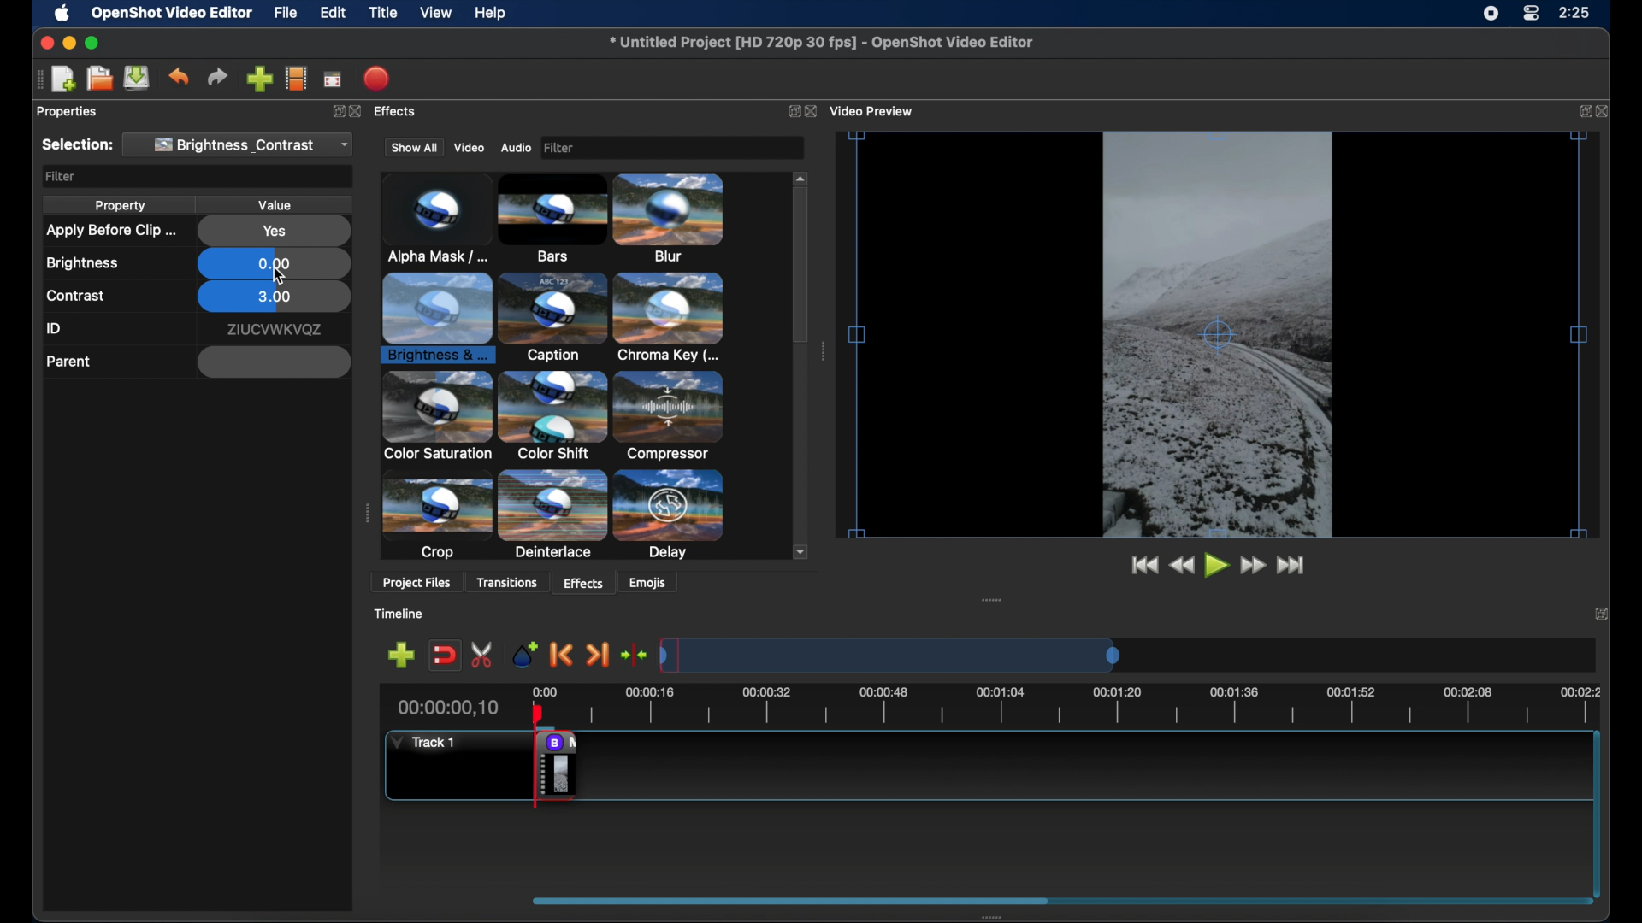  Describe the element at coordinates (411, 148) in the screenshot. I see `show all` at that location.